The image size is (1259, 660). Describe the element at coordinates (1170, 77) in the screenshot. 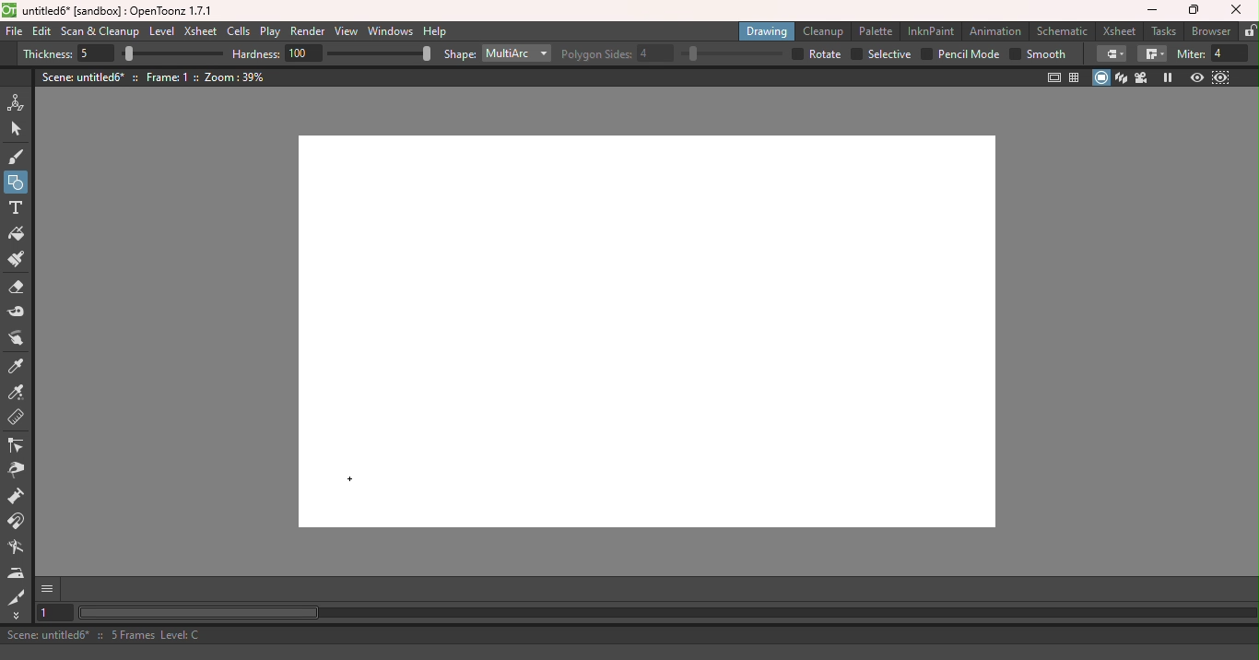

I see `Freeze` at that location.